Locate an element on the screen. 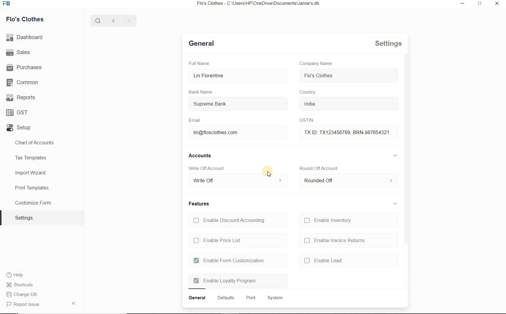 This screenshot has width=506, height=314. Flo's Clothes - C:\Users\HP'\OneDrive\Documents\Jamie's.db is located at coordinates (258, 3).